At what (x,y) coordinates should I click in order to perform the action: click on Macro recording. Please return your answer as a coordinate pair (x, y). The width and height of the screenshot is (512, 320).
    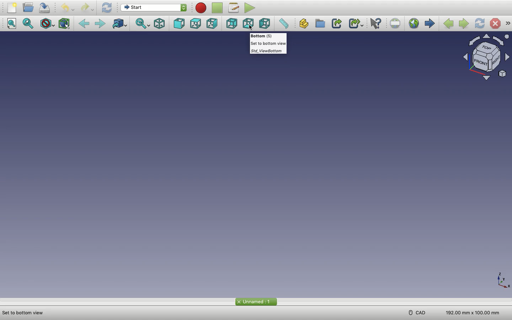
    Looking at the image, I should click on (202, 8).